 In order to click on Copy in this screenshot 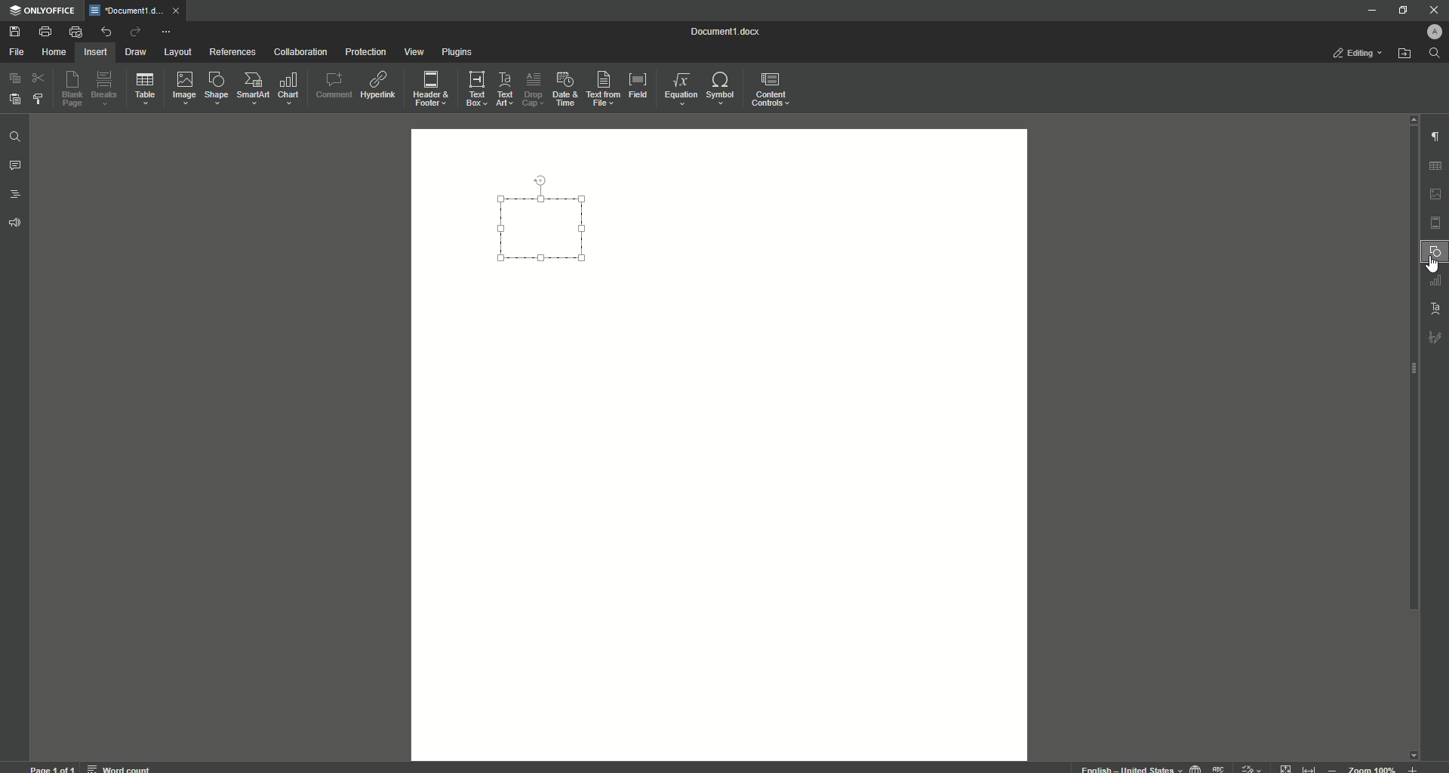, I will do `click(15, 79)`.